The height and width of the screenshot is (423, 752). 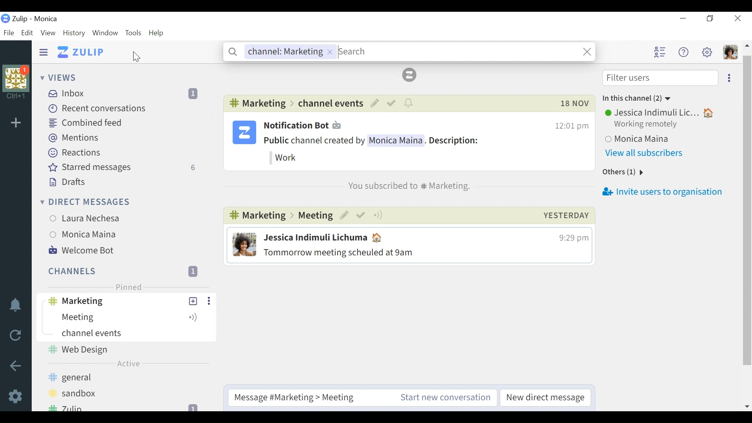 I want to click on Welcome Bot, so click(x=81, y=251).